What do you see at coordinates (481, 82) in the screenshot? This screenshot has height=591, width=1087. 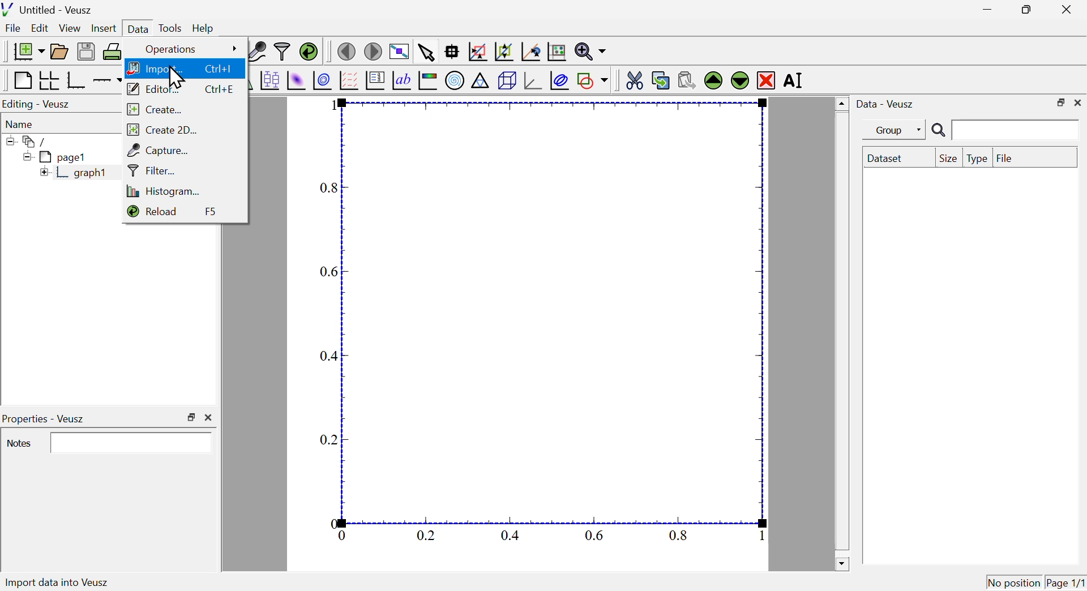 I see `ternary graph` at bounding box center [481, 82].